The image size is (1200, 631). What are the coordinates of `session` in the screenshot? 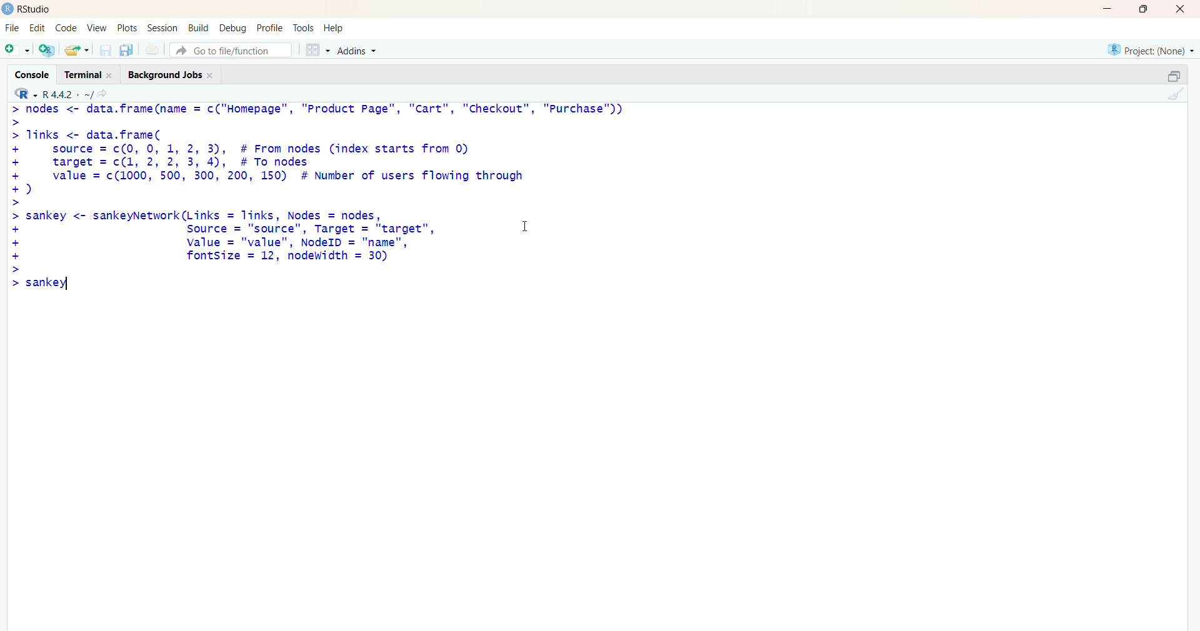 It's located at (161, 29).